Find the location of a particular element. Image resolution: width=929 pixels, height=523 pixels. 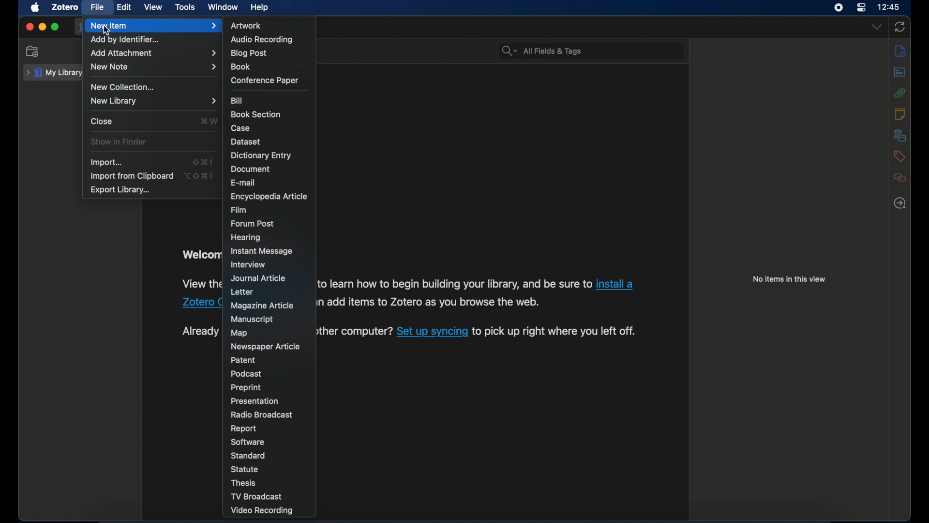

radio broadcast is located at coordinates (262, 415).